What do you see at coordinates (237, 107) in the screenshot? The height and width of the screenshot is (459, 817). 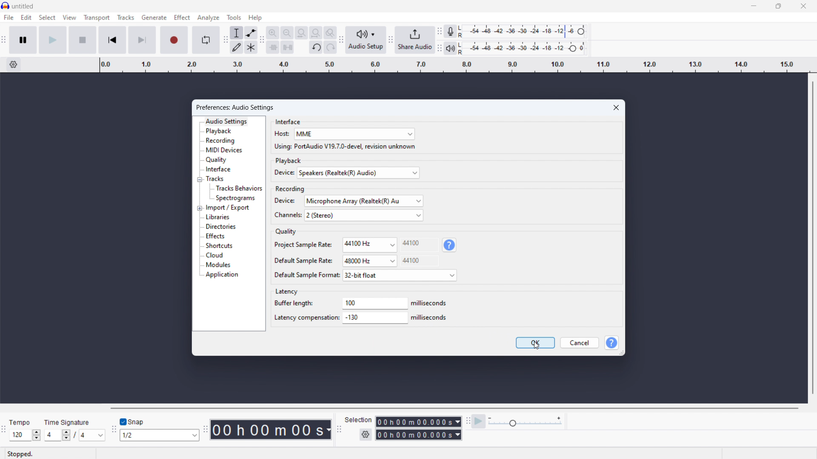 I see `preferences: audio settings` at bounding box center [237, 107].